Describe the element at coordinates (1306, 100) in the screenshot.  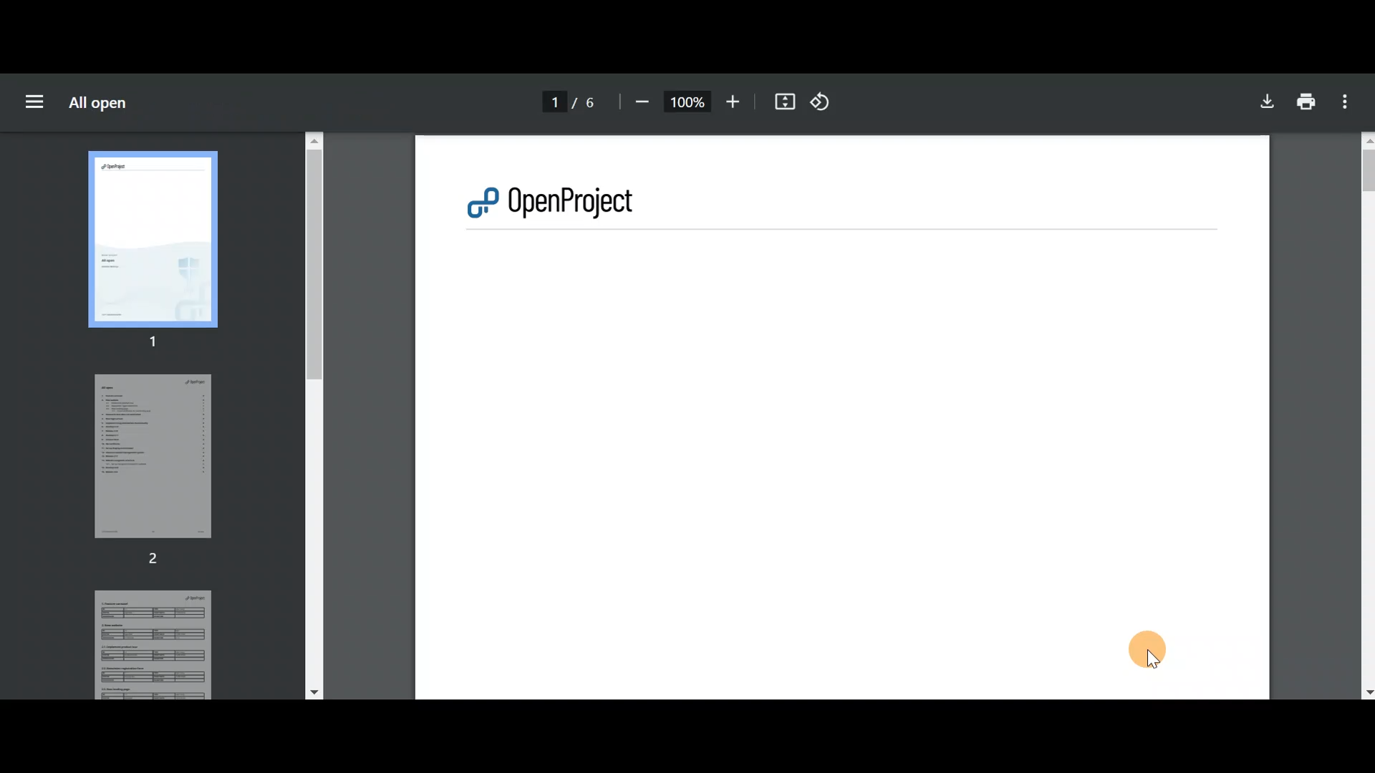
I see `Print` at that location.